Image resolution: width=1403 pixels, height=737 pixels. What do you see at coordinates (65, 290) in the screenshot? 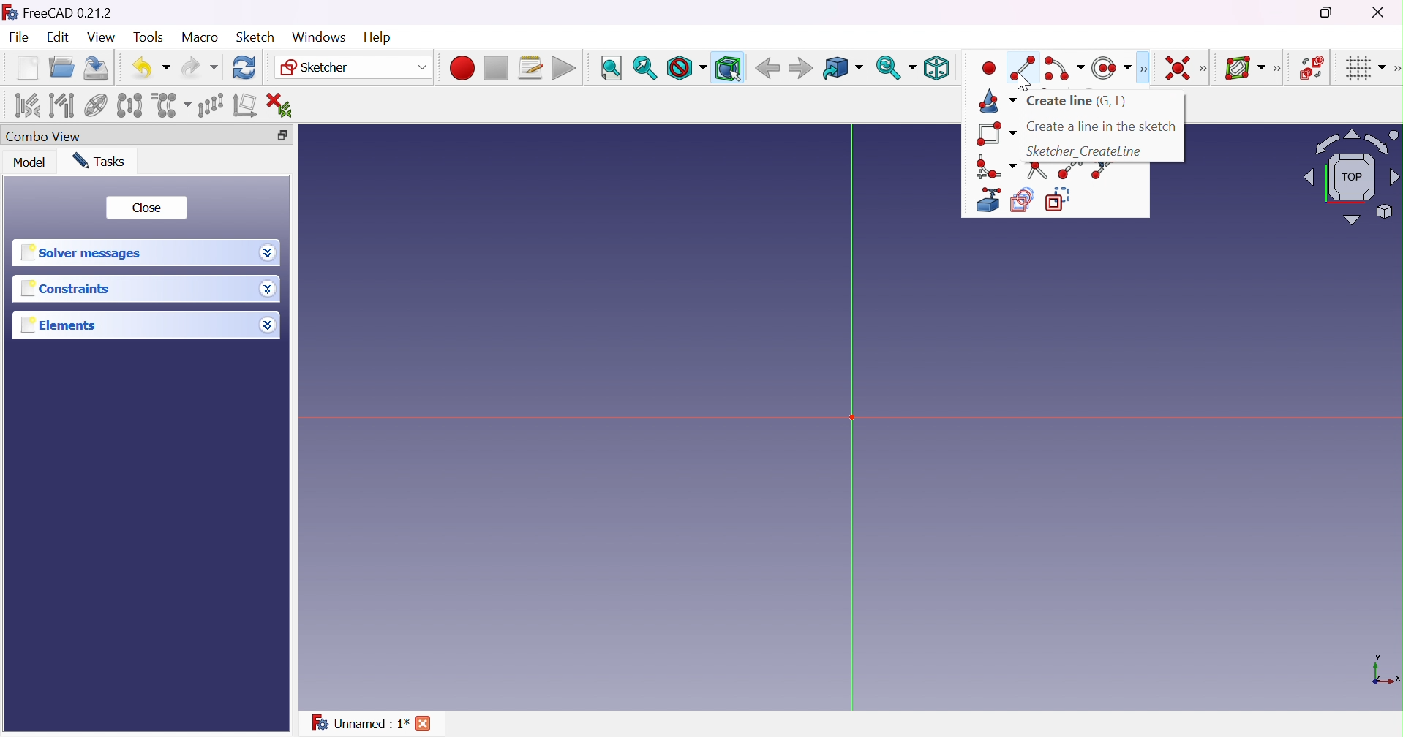
I see `Constraints` at bounding box center [65, 290].